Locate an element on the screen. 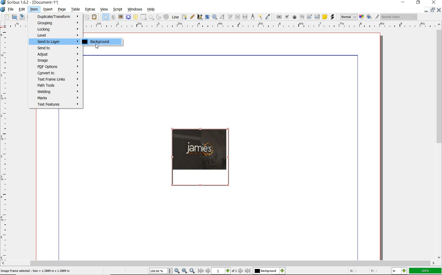 This screenshot has height=275, width=442. table is located at coordinates (136, 17).